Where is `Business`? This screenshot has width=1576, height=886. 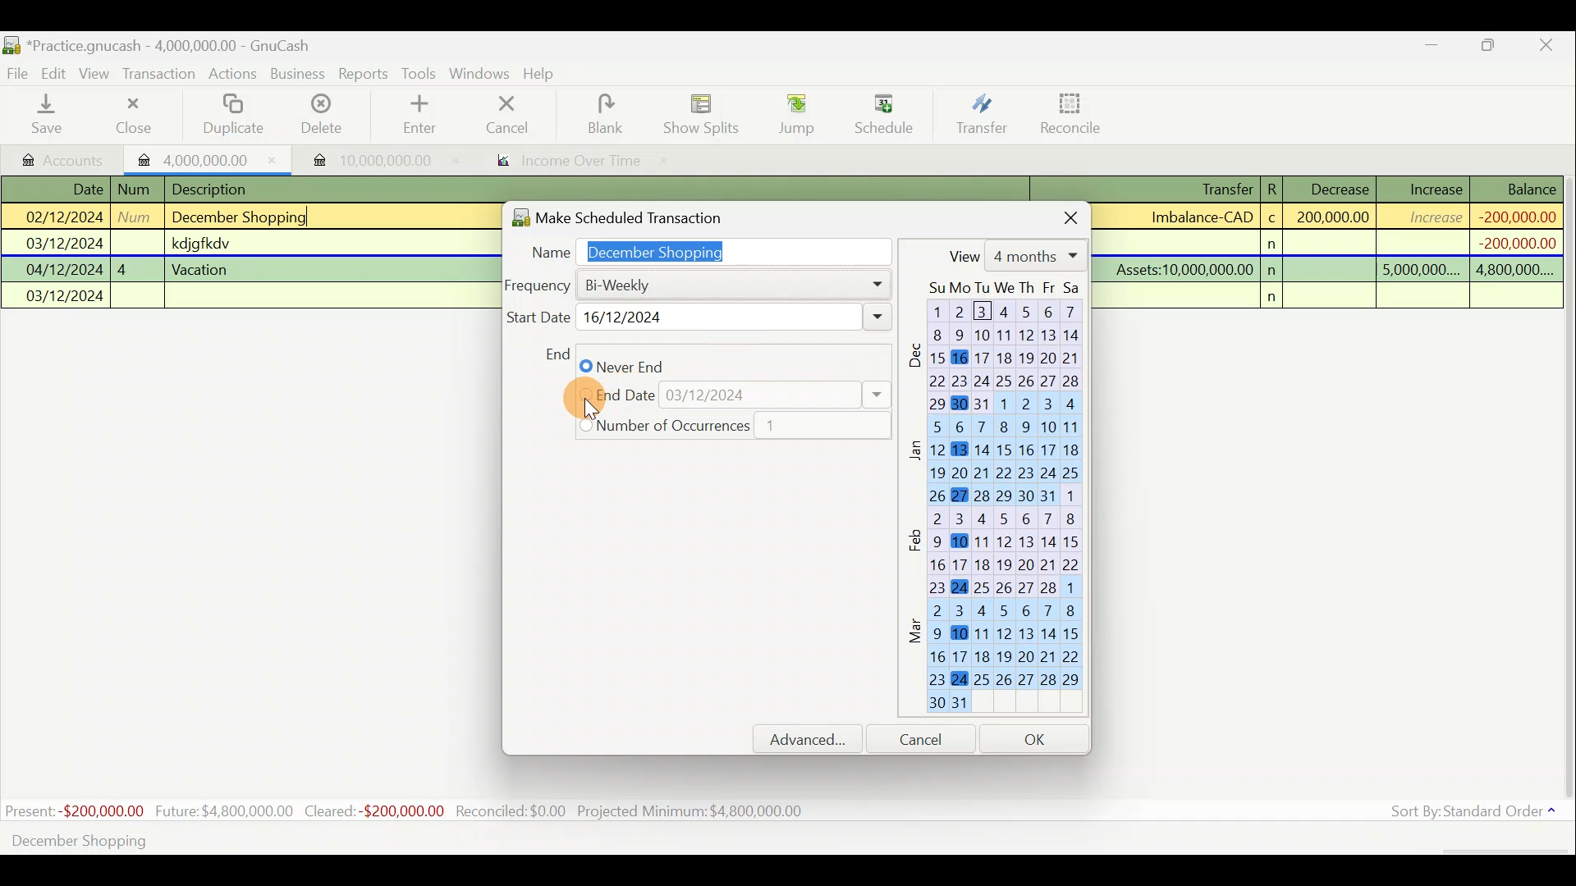
Business is located at coordinates (299, 75).